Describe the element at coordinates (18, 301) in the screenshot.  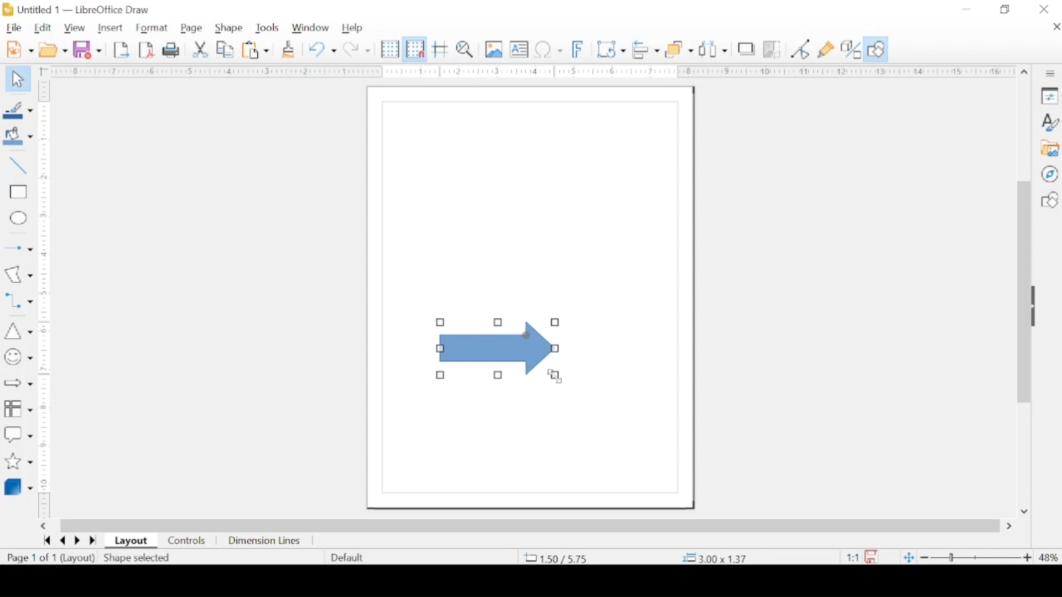
I see `connectors` at that location.